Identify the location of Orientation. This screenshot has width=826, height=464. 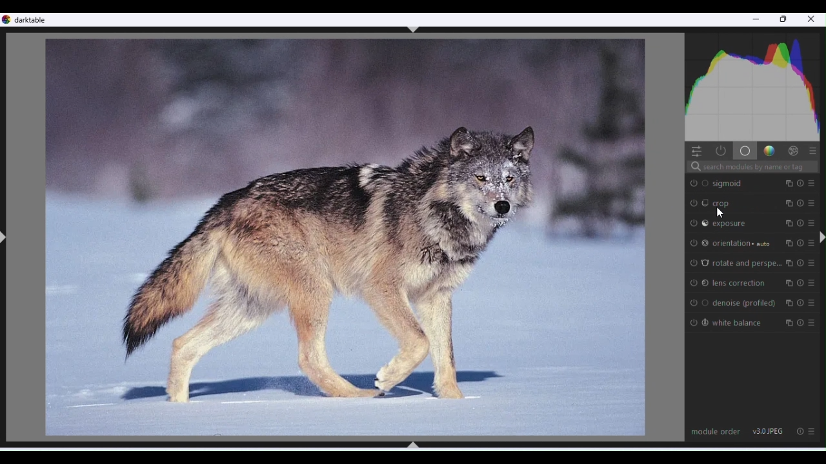
(749, 242).